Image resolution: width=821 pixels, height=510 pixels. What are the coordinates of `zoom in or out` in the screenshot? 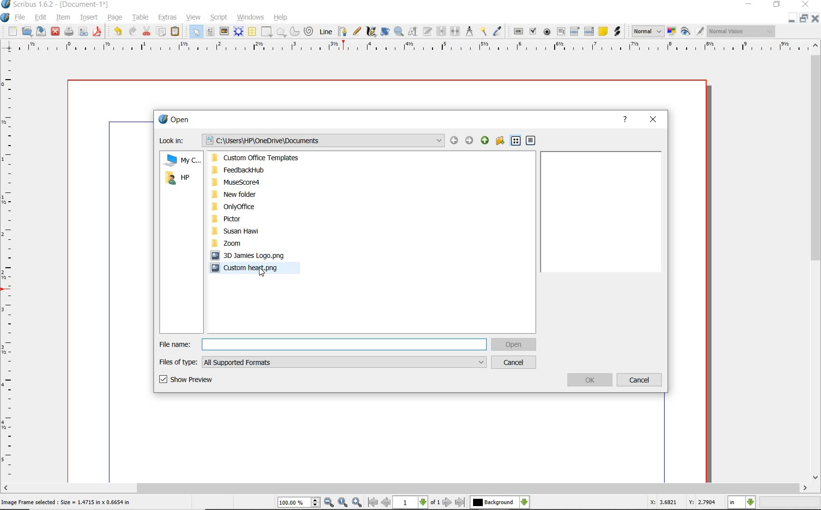 It's located at (398, 32).